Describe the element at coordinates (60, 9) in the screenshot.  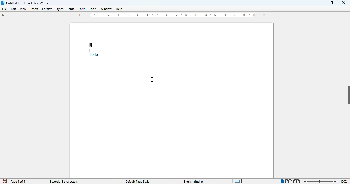
I see `styles` at that location.